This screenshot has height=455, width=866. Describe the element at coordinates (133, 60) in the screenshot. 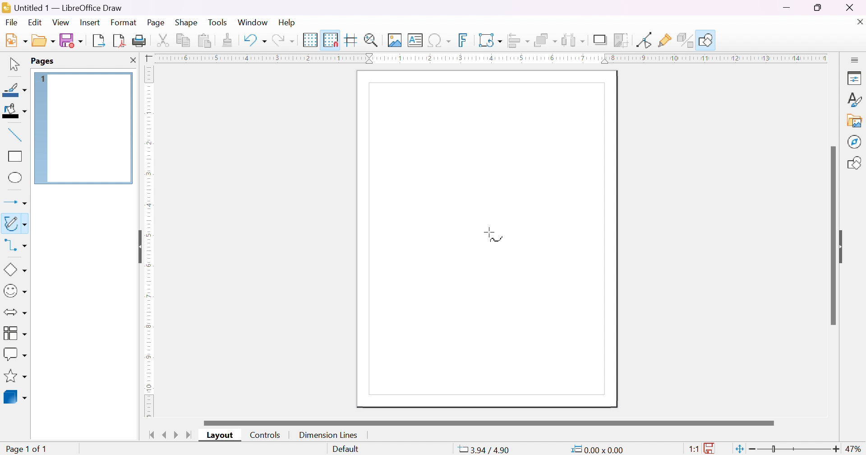

I see `close` at that location.